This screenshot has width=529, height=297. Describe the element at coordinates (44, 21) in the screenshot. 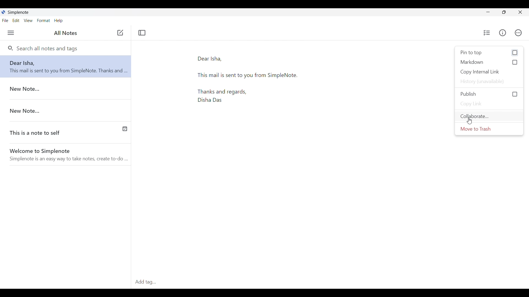

I see `Format` at that location.